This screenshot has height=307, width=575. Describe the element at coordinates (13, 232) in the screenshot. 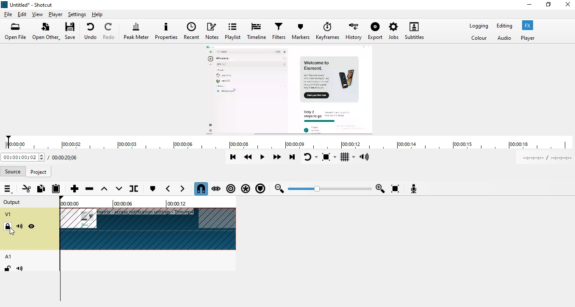

I see `cursor` at that location.